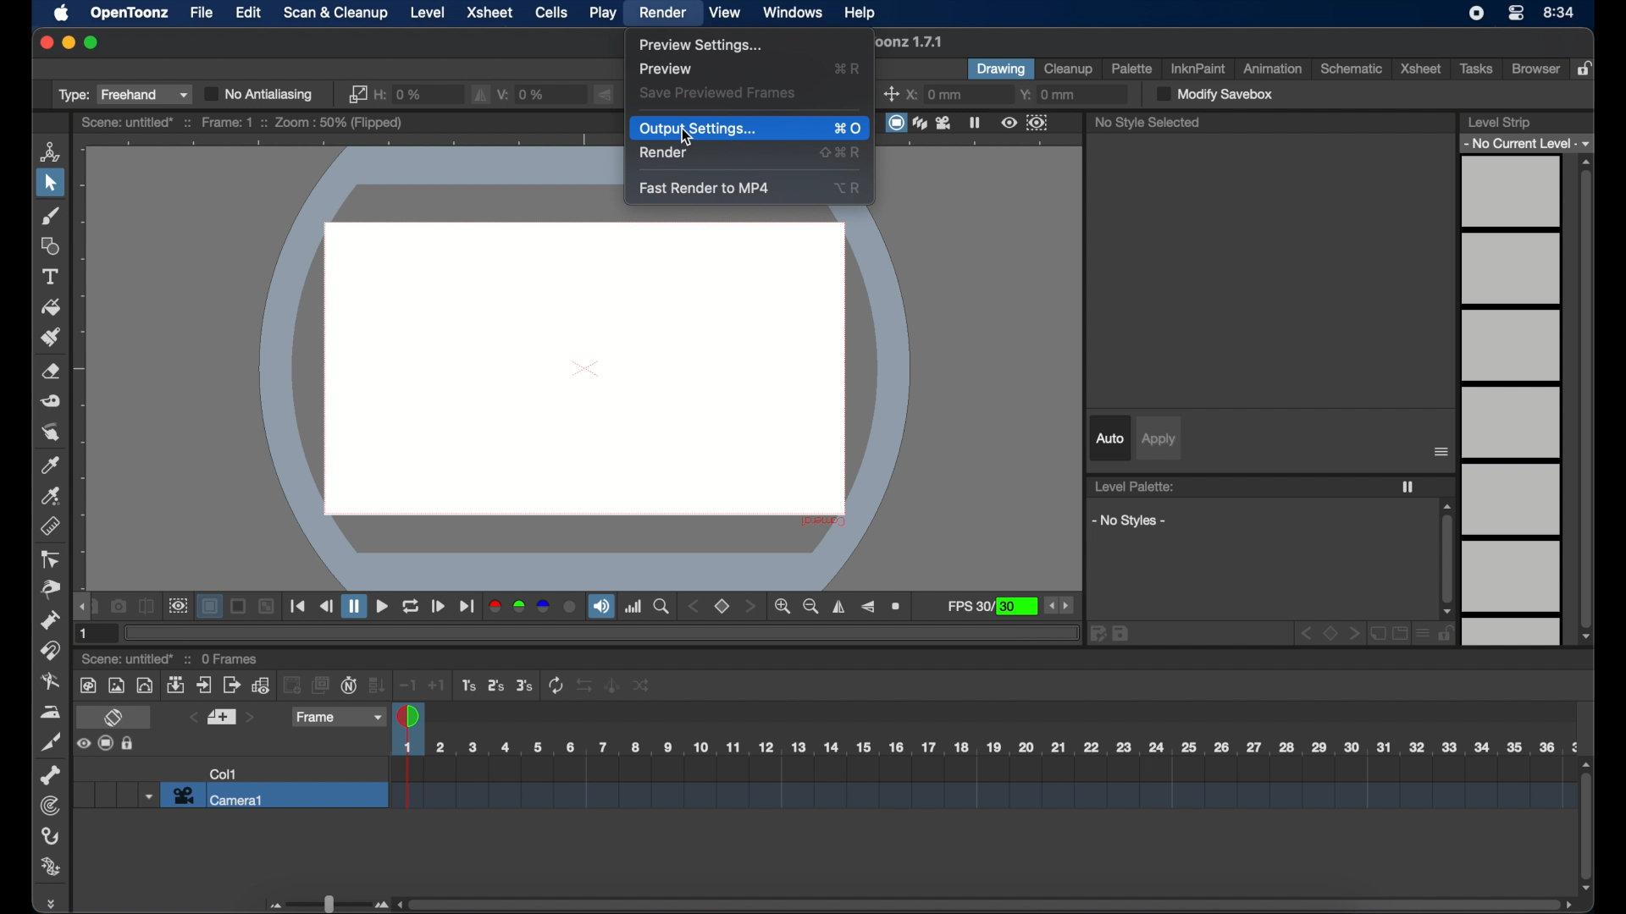 The image size is (1626, 914). What do you see at coordinates (123, 94) in the screenshot?
I see `type` at bounding box center [123, 94].